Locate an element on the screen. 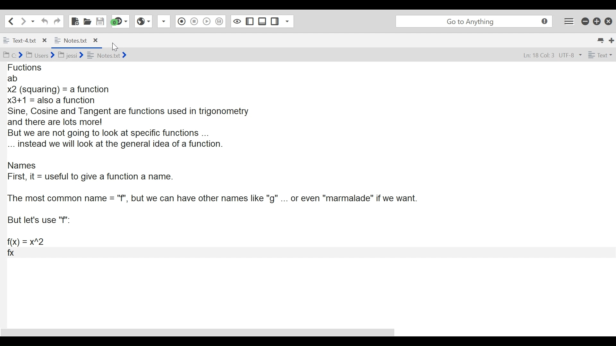  Application menu is located at coordinates (569, 21).